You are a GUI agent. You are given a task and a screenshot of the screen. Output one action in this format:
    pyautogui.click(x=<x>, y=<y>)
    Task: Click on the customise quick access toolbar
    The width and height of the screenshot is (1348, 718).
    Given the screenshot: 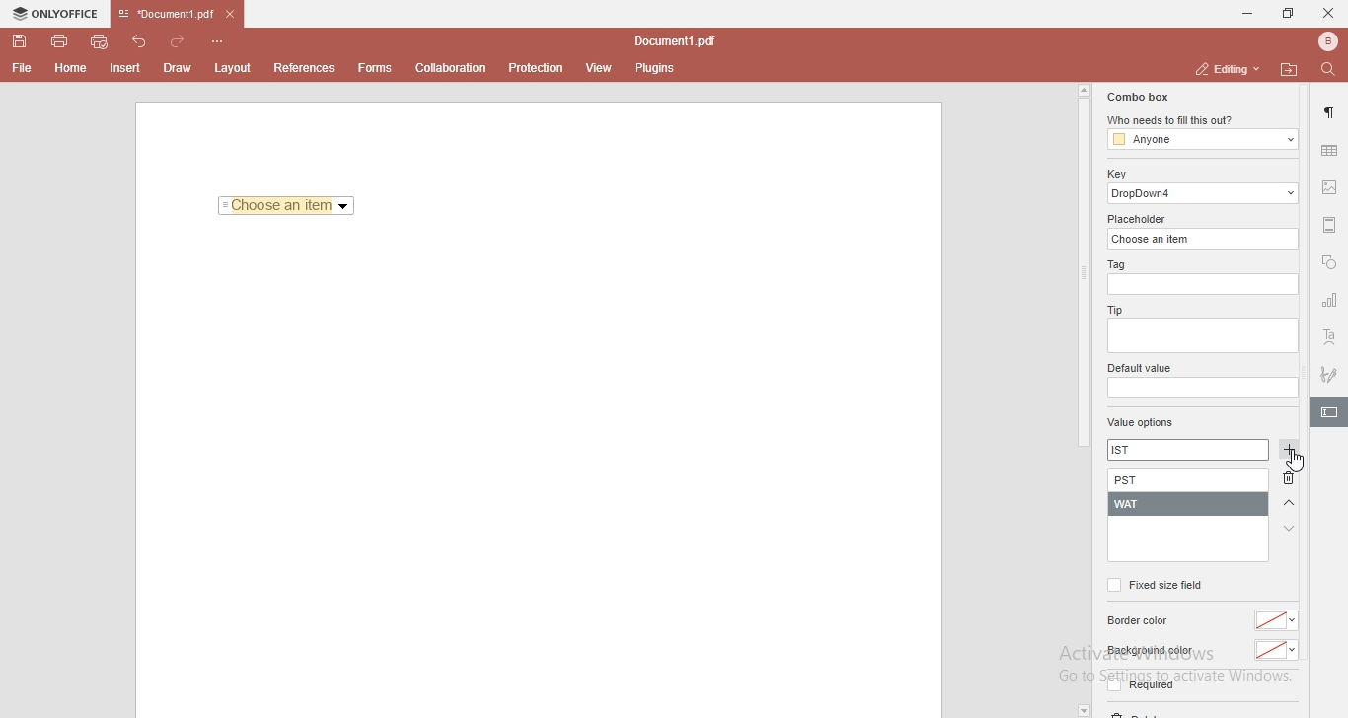 What is the action you would take?
    pyautogui.click(x=221, y=40)
    